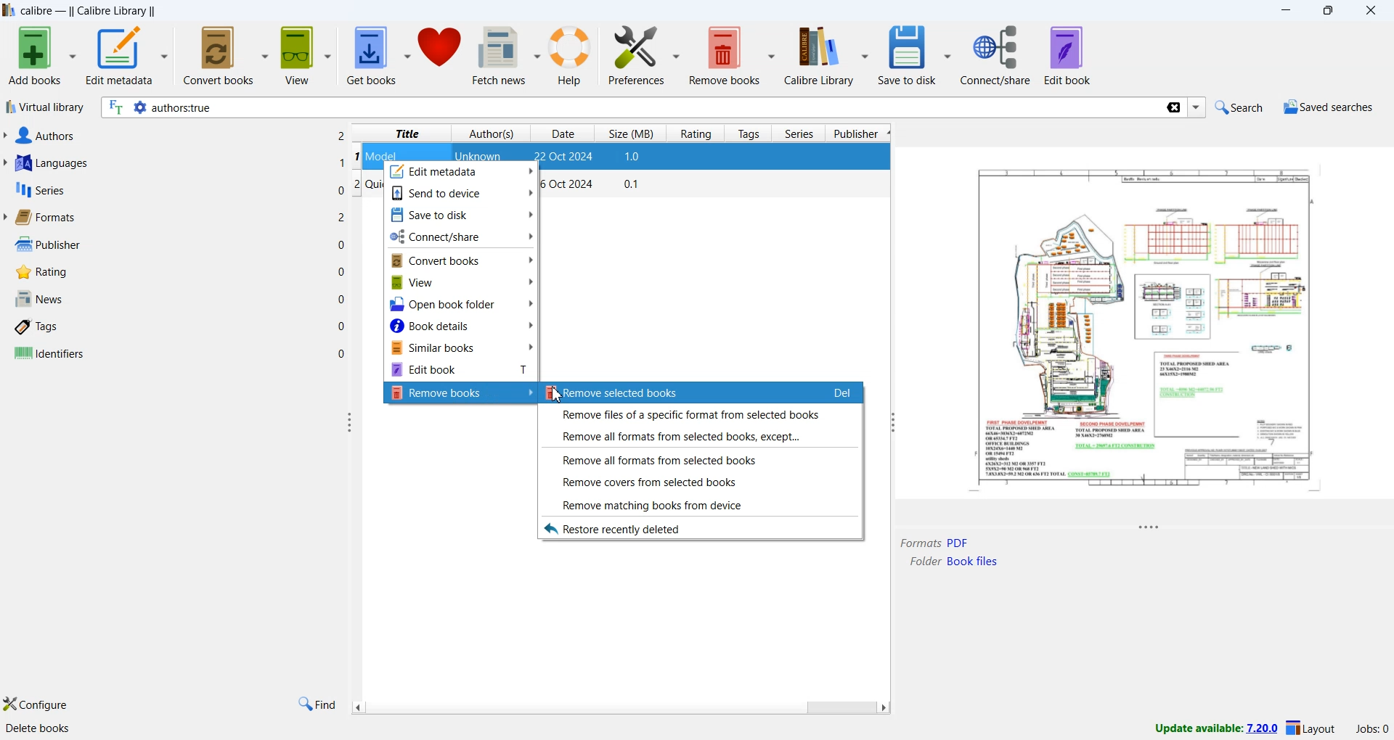  I want to click on series, so click(38, 192).